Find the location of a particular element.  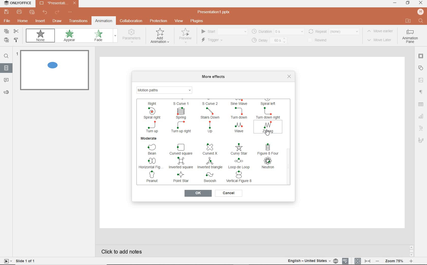

spring is located at coordinates (181, 113).